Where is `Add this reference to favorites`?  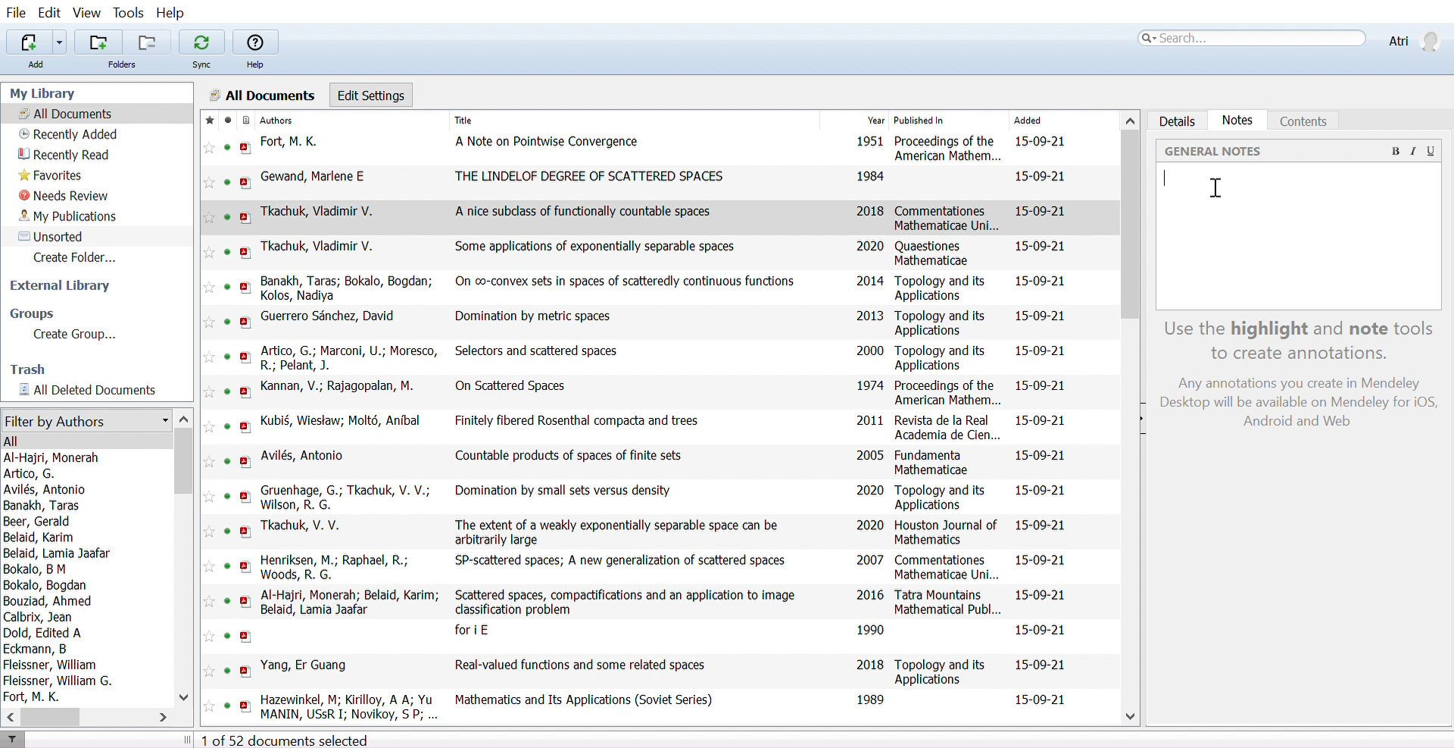
Add this reference to favorites is located at coordinates (210, 251).